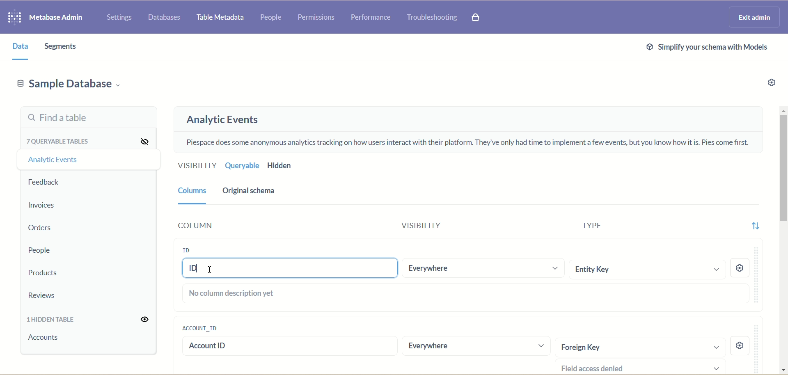 Image resolution: width=788 pixels, height=375 pixels. What do you see at coordinates (39, 227) in the screenshot?
I see `Orders` at bounding box center [39, 227].